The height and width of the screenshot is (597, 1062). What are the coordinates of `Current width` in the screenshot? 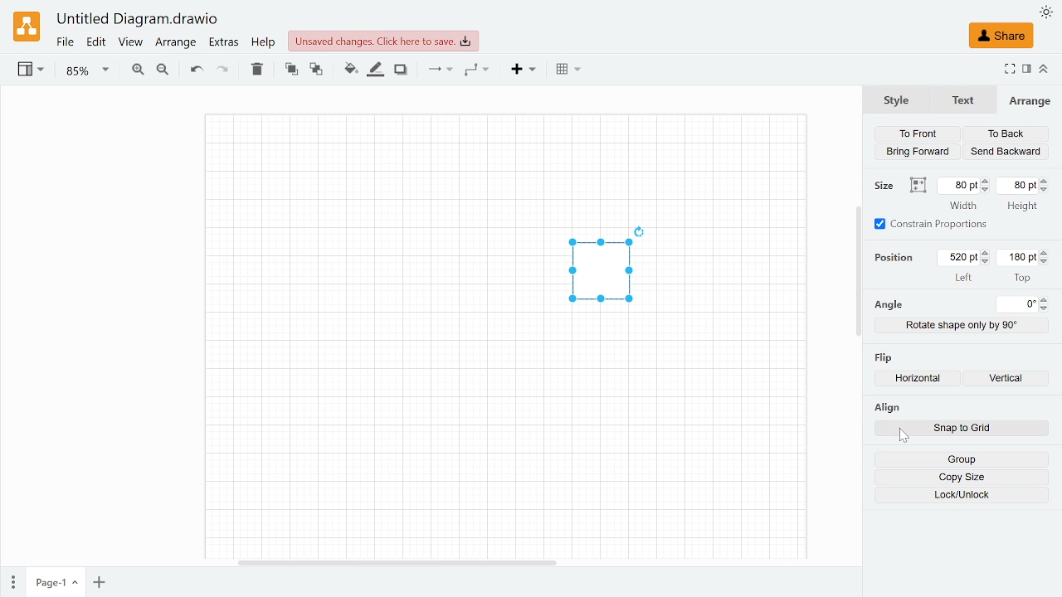 It's located at (958, 185).